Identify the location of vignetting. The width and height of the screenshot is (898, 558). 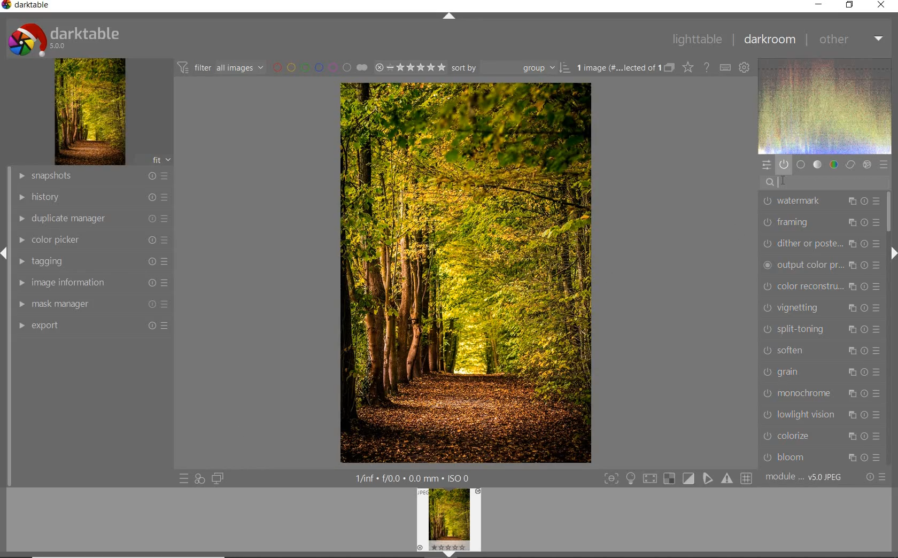
(821, 308).